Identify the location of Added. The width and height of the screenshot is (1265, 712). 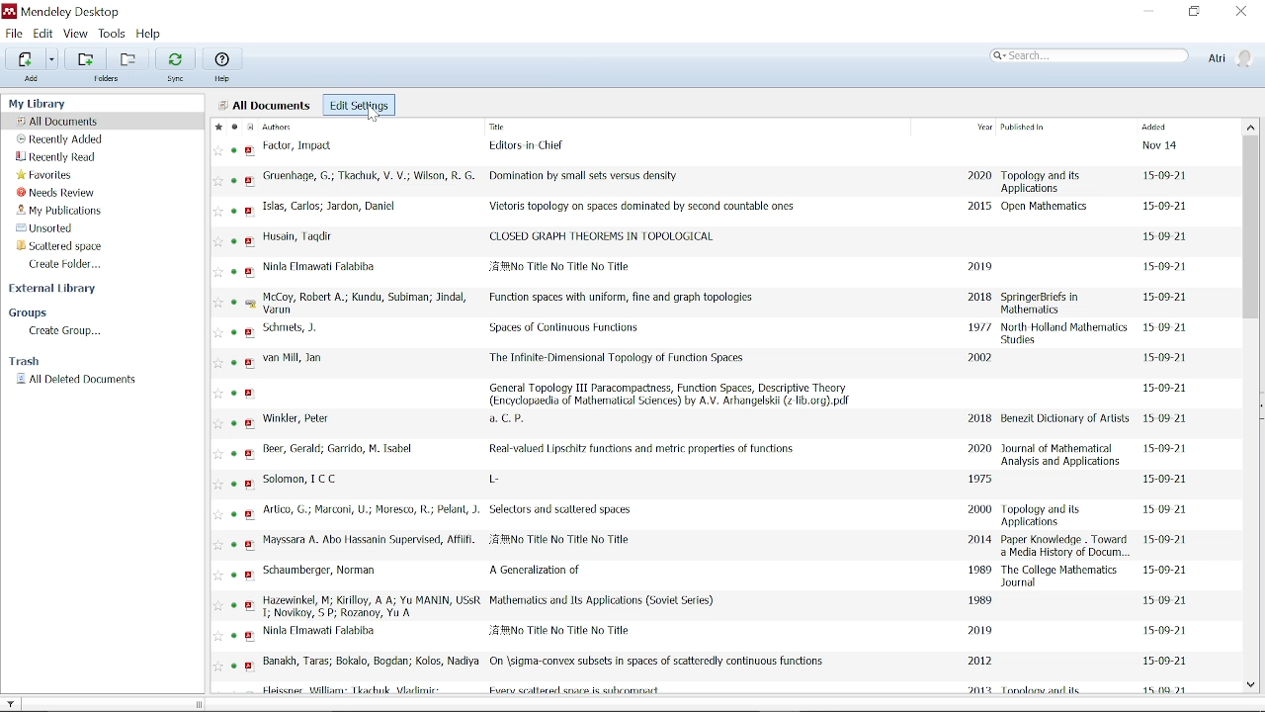
(1157, 127).